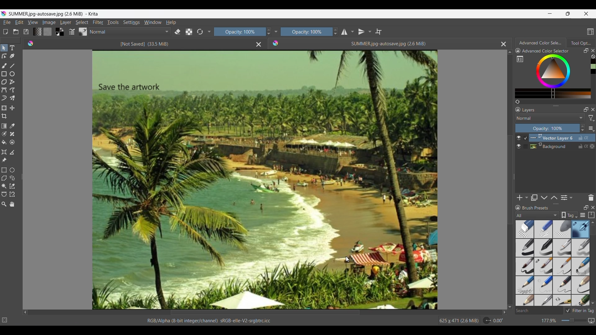 The image size is (596, 335). I want to click on Create a list of colors from the image, so click(518, 102).